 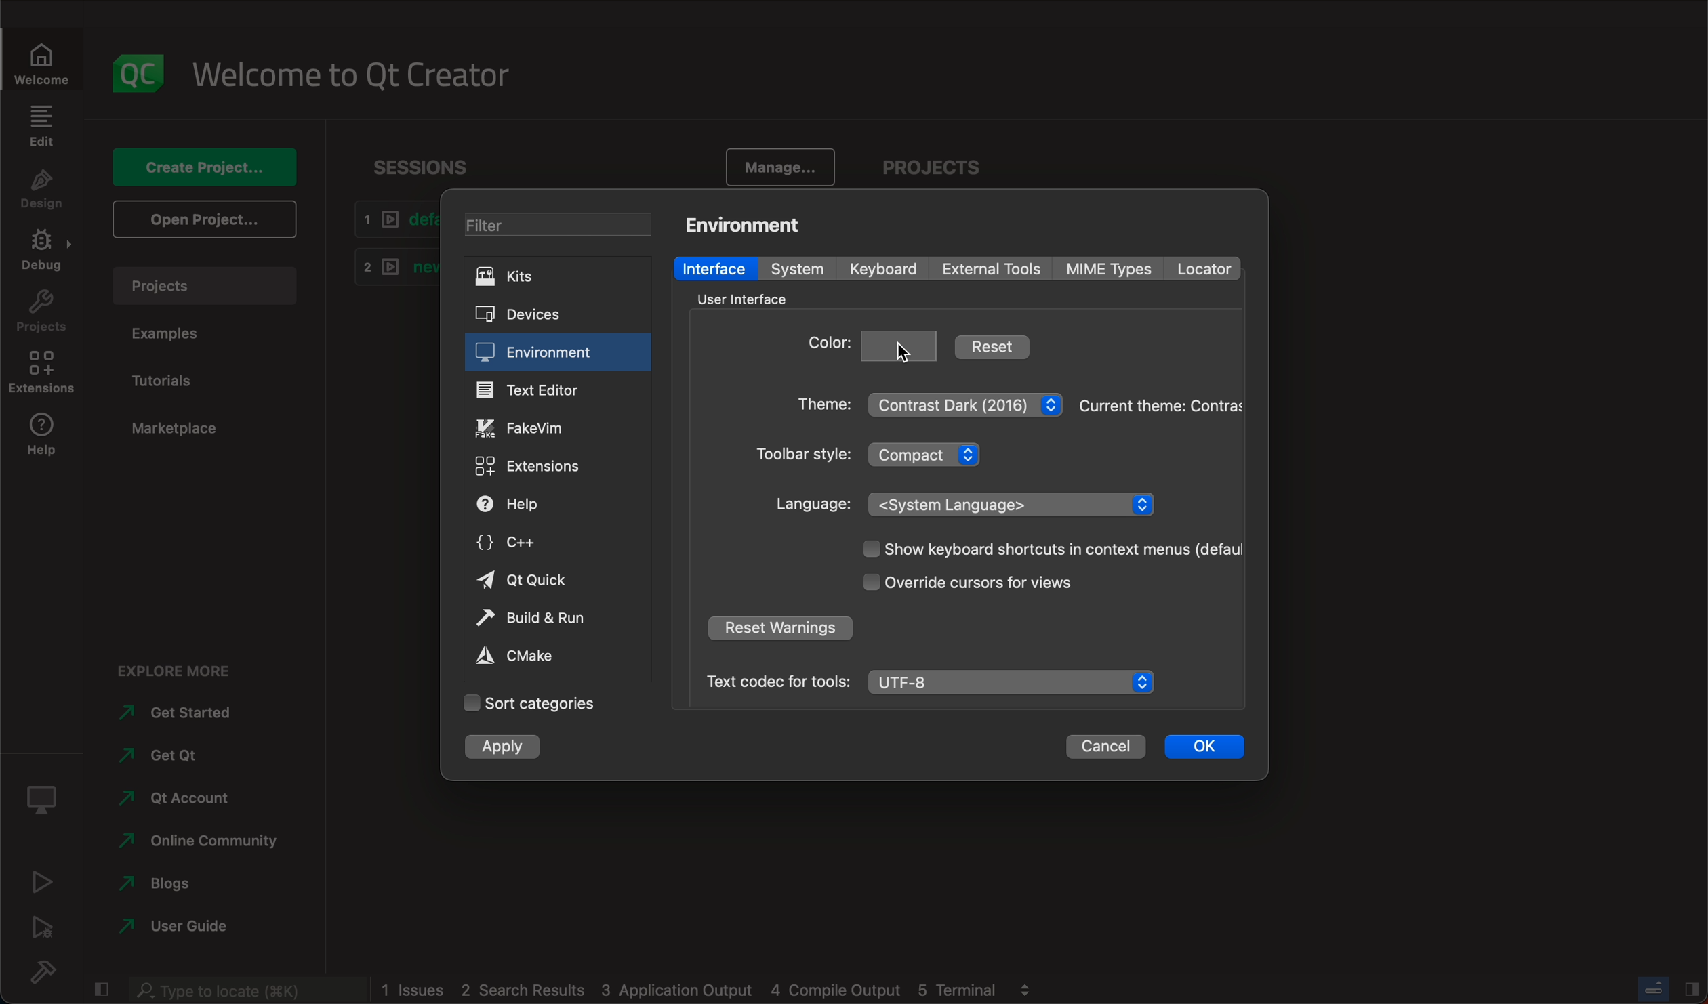 I want to click on run, so click(x=44, y=880).